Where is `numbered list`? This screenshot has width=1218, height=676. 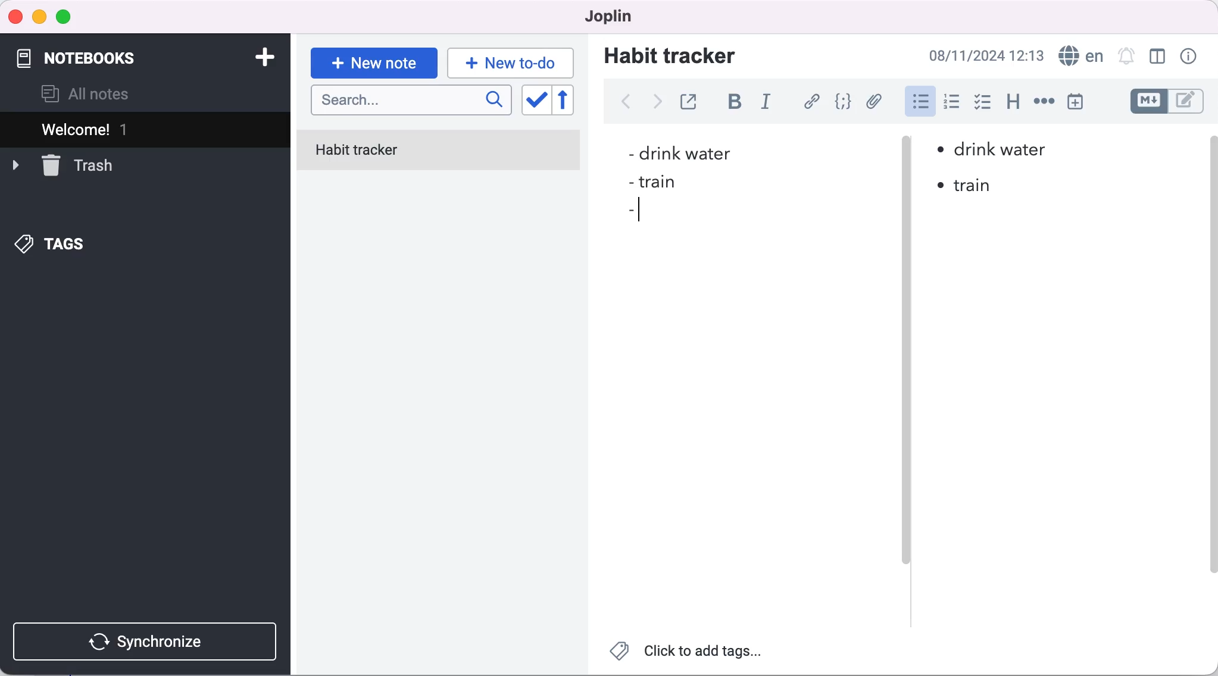
numbered list is located at coordinates (955, 104).